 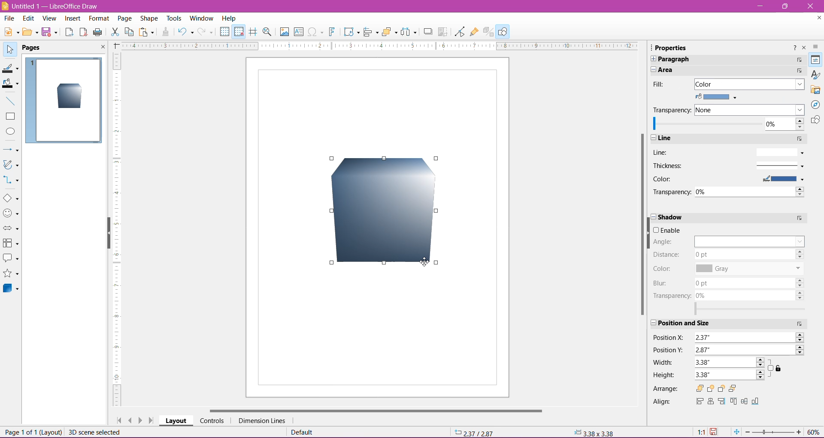 What do you see at coordinates (799, 61) in the screenshot?
I see `More Options` at bounding box center [799, 61].